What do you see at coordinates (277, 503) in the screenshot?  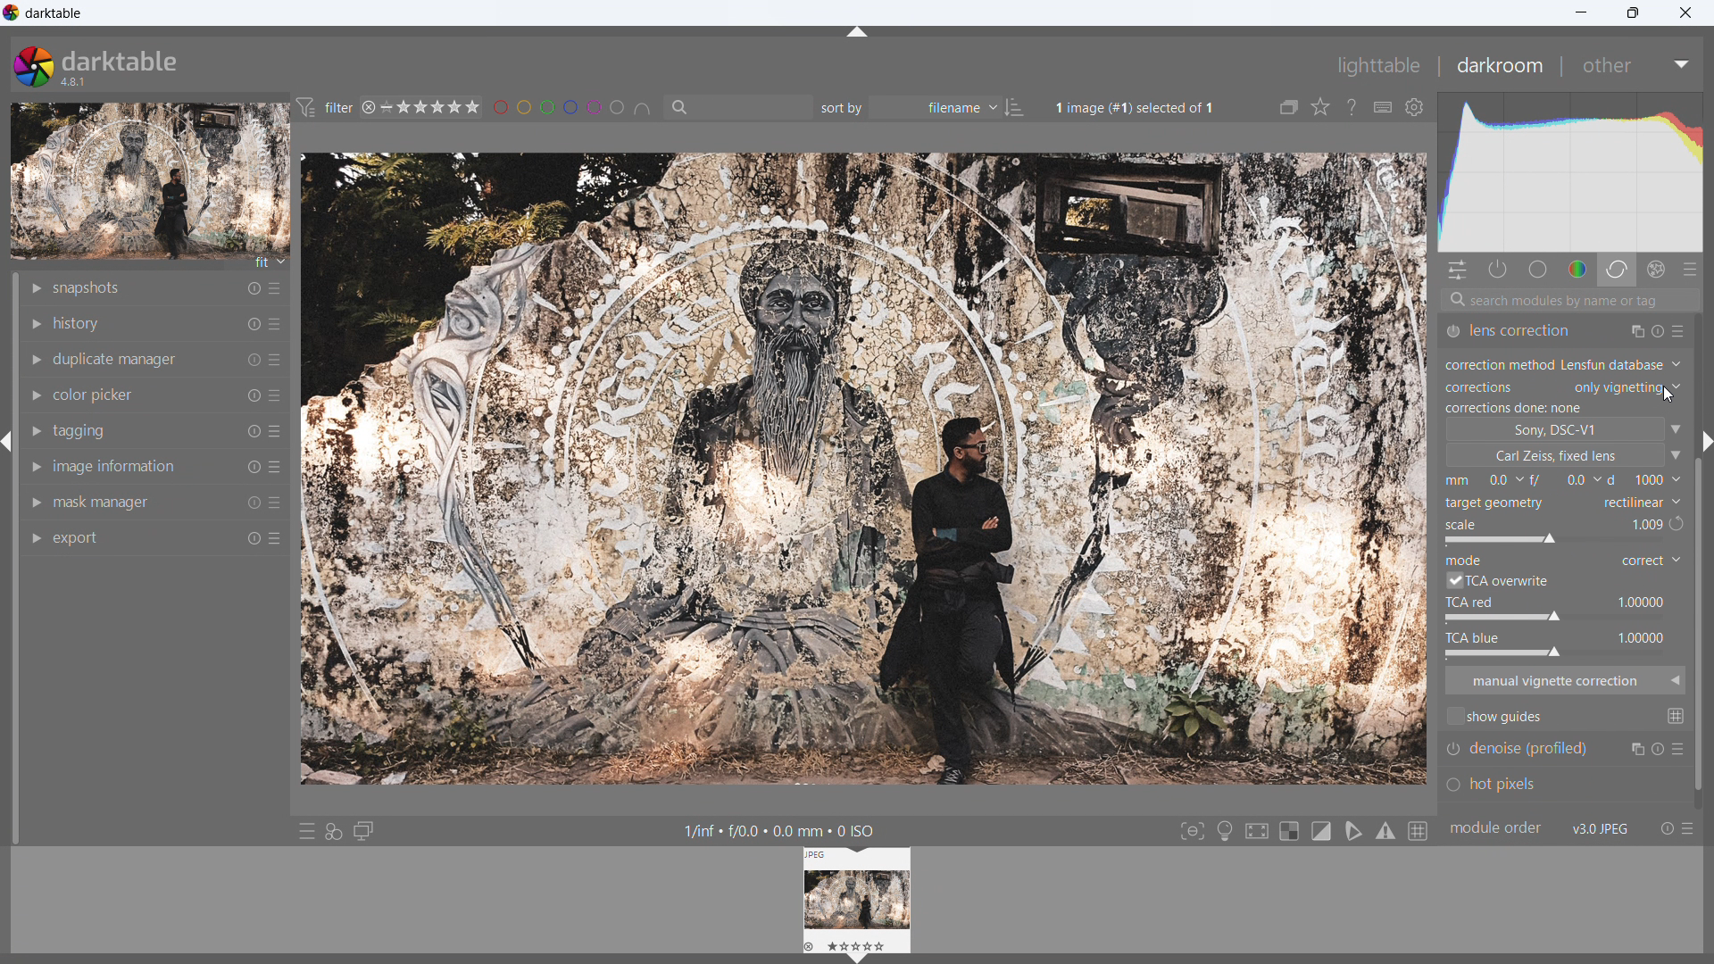 I see `more options` at bounding box center [277, 503].